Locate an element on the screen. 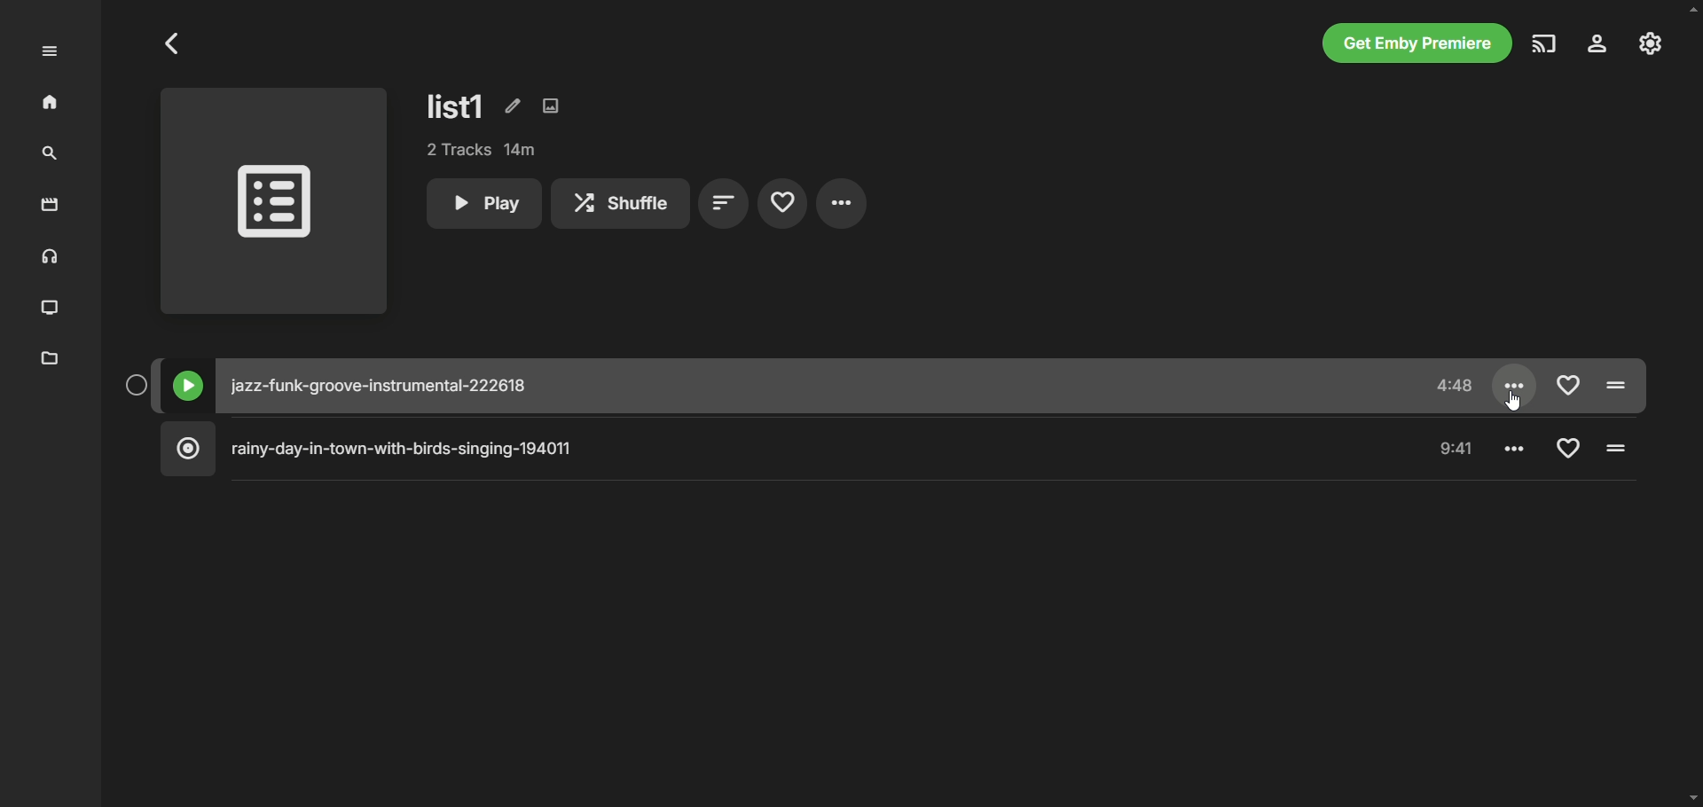  Select button is located at coordinates (137, 385).